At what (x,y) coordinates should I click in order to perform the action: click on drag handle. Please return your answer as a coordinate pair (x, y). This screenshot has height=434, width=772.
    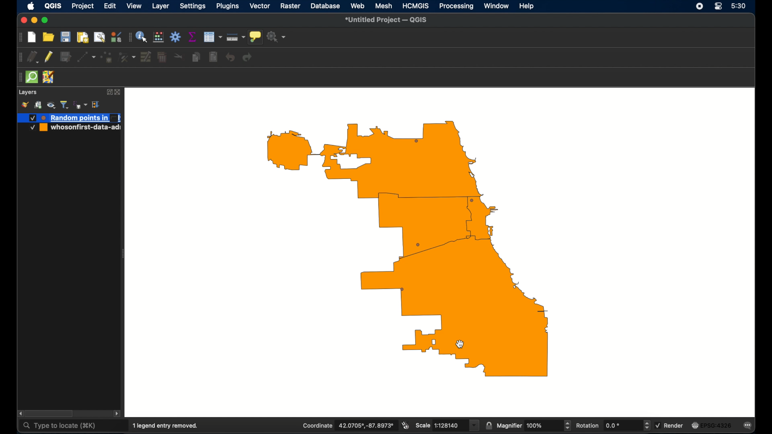
    Looking at the image, I should click on (20, 37).